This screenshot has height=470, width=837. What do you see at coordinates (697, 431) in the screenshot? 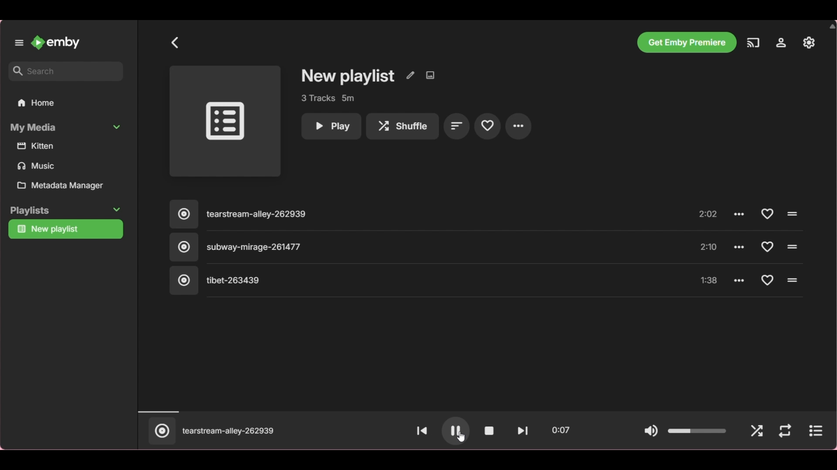
I see `Change volume of song` at bounding box center [697, 431].